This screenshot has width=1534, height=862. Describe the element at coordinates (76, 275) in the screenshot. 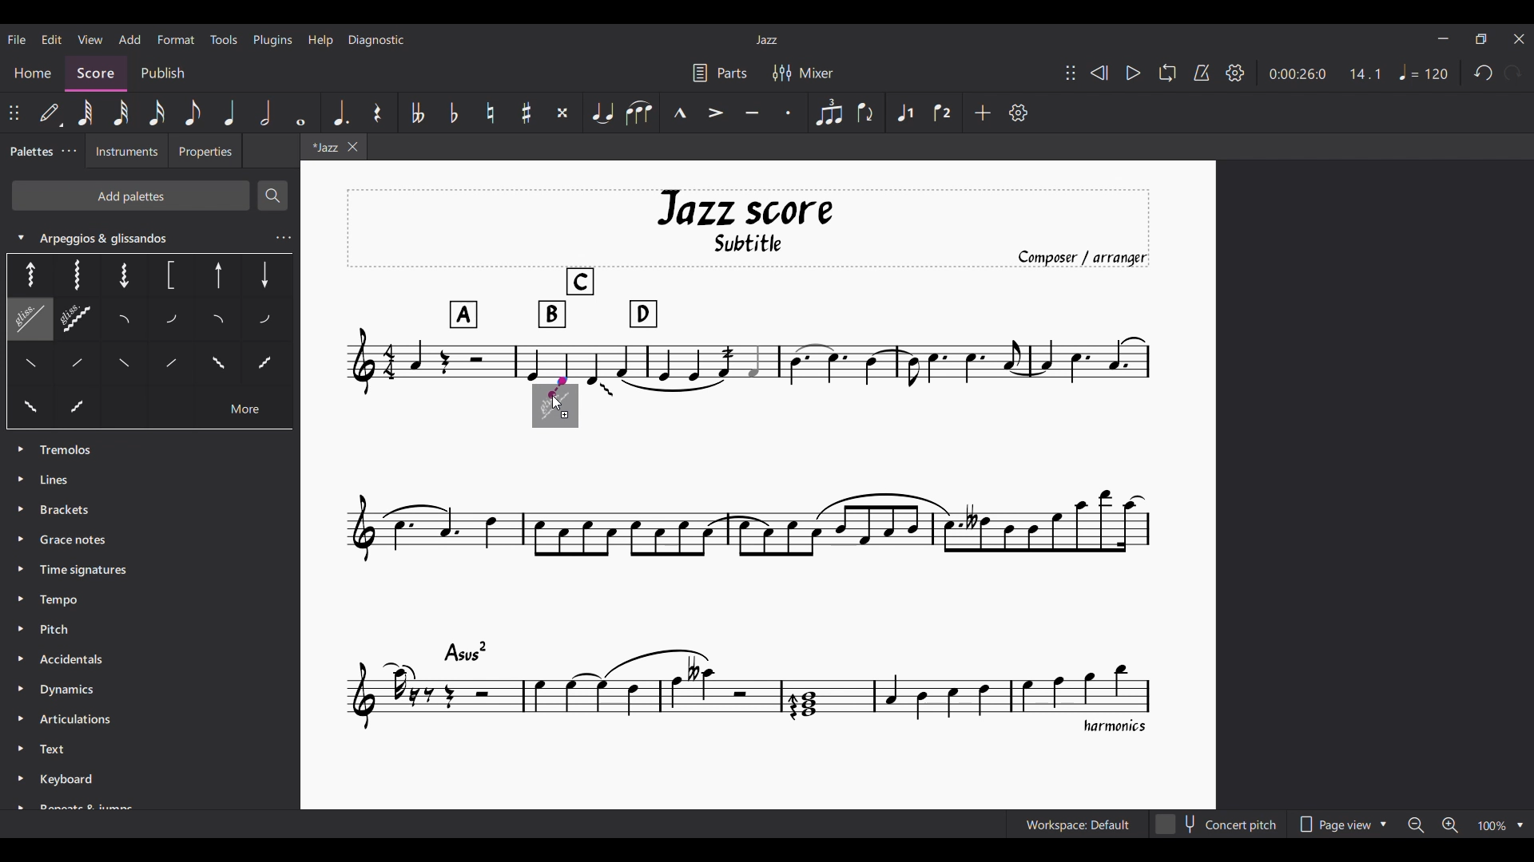

I see `plate2` at that location.